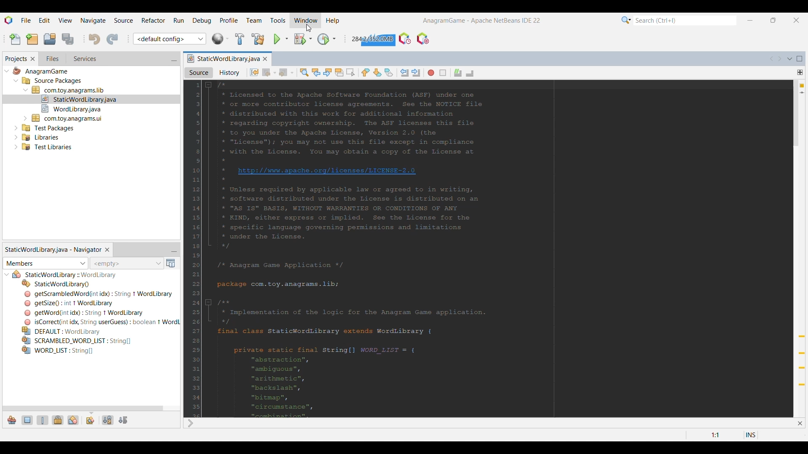  Describe the element at coordinates (372, 39) in the screenshot. I see `Click to force garbage collection` at that location.